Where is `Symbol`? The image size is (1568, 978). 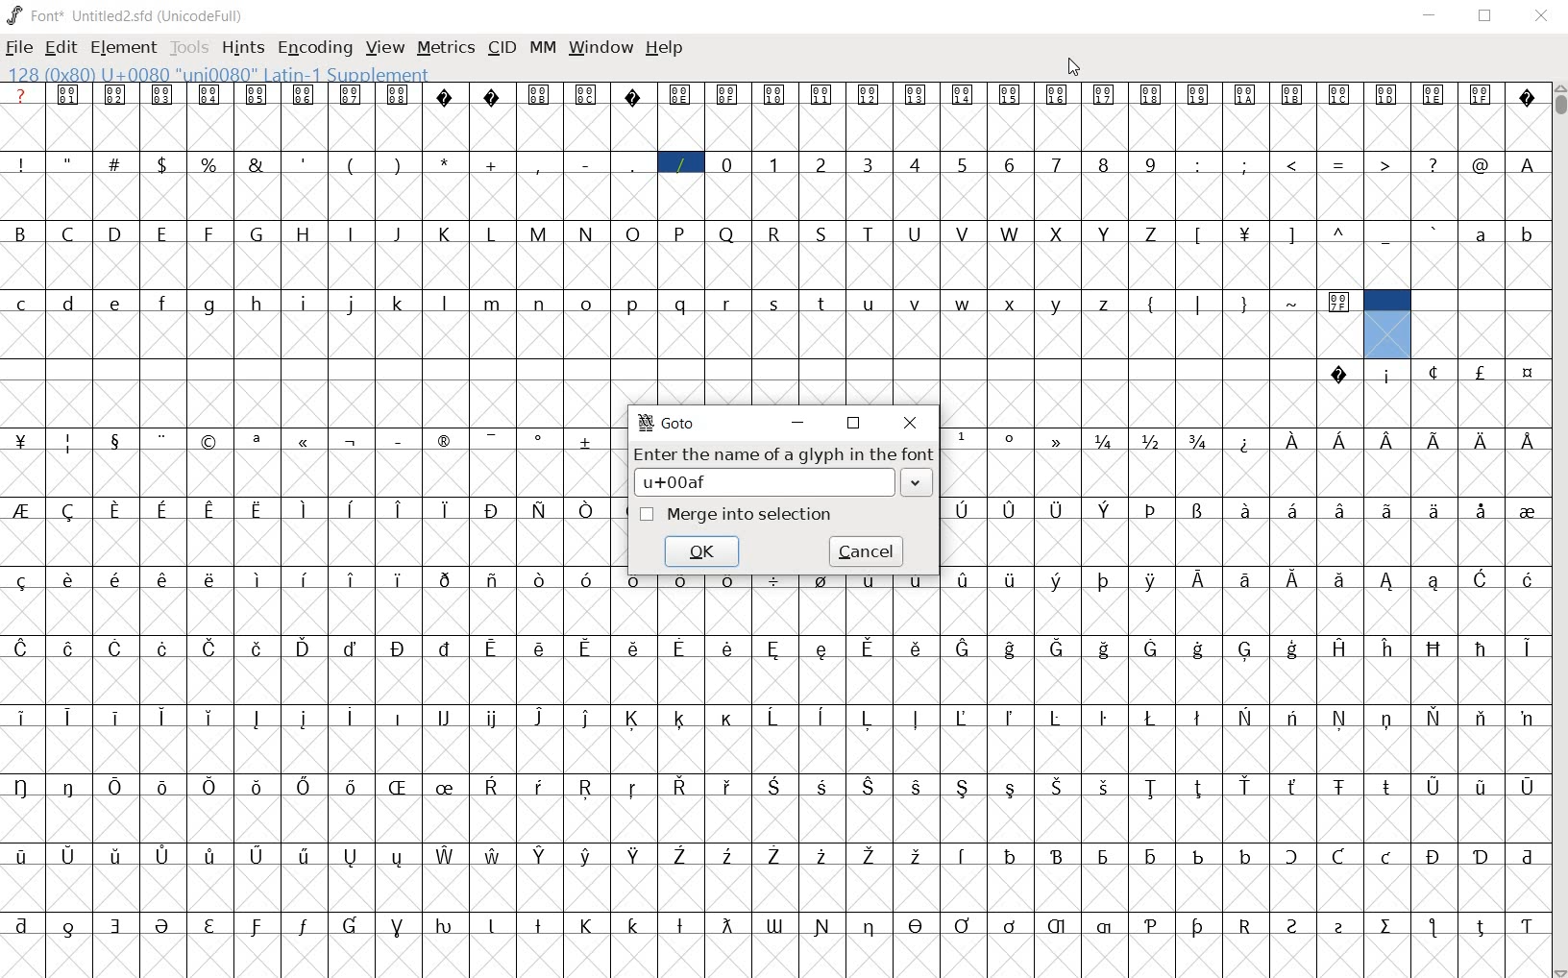
Symbol is located at coordinates (870, 785).